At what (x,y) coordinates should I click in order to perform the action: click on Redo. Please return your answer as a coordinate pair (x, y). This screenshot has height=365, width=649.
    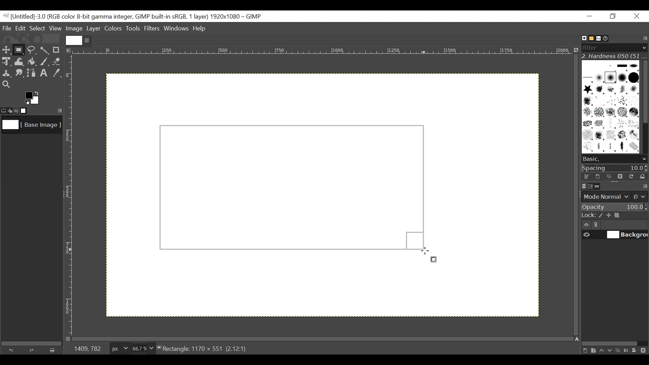
    Looking at the image, I should click on (33, 350).